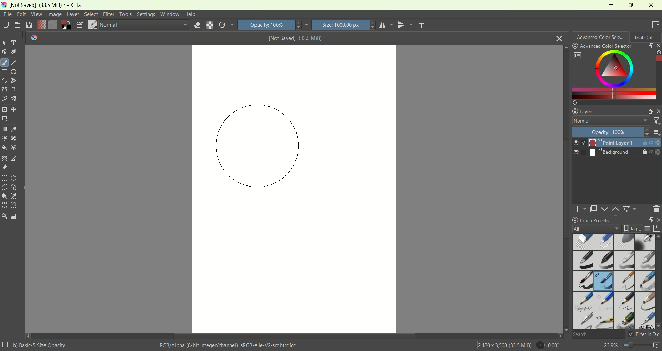  I want to click on line, so click(14, 63).